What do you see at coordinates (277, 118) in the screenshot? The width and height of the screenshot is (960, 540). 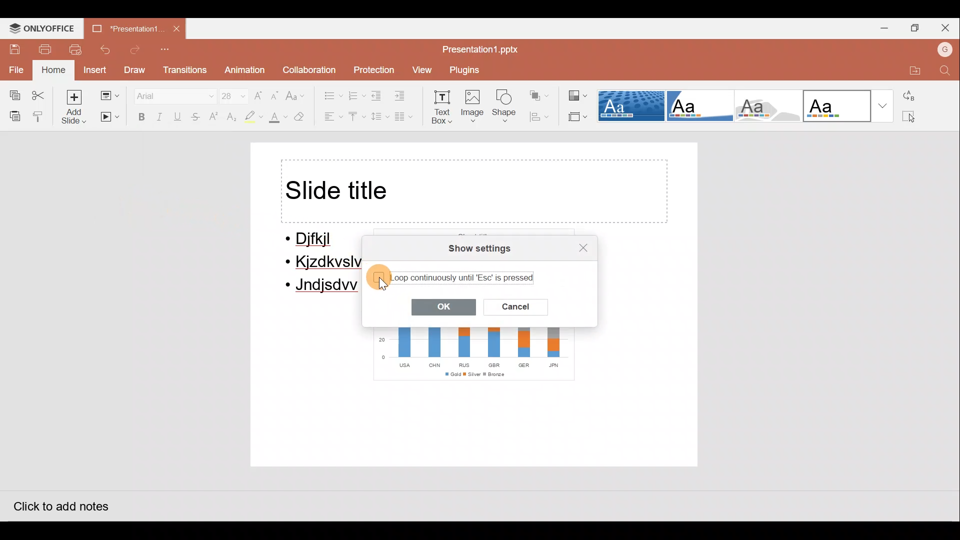 I see `Fill colour` at bounding box center [277, 118].